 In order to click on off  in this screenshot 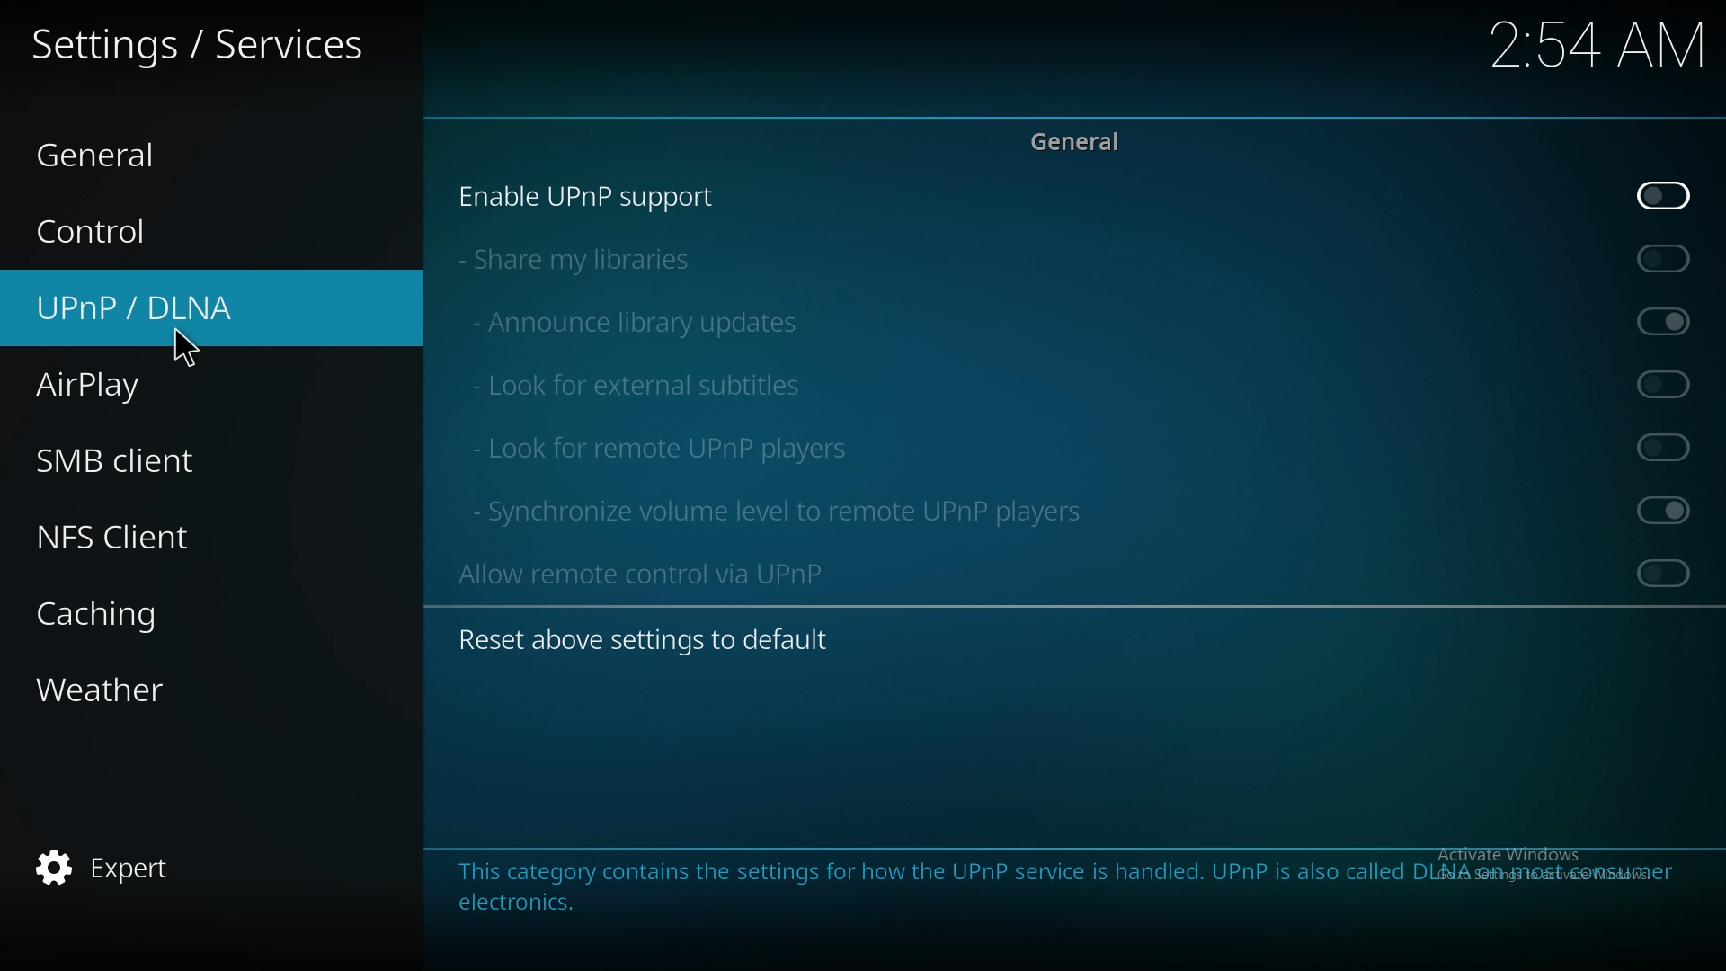, I will do `click(1670, 193)`.